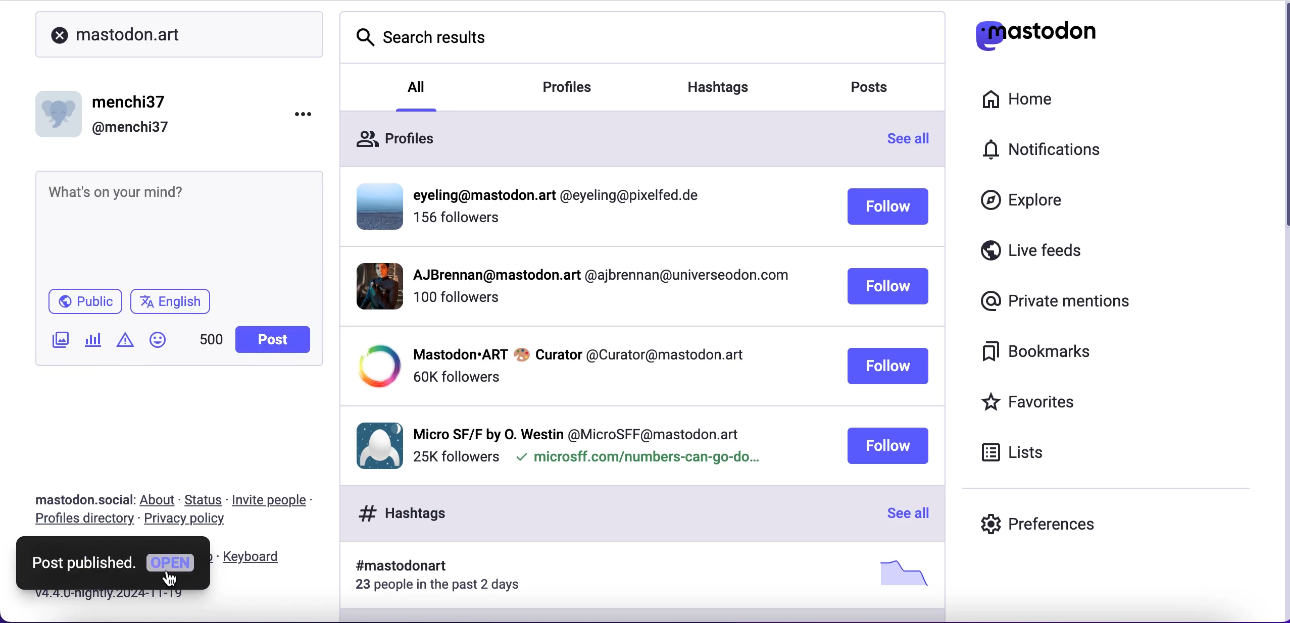  What do you see at coordinates (125, 343) in the screenshot?
I see `add warnings` at bounding box center [125, 343].